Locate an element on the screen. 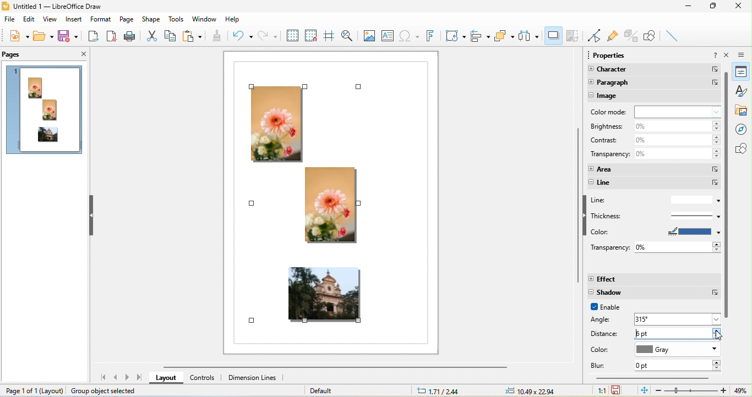  transformation is located at coordinates (455, 35).